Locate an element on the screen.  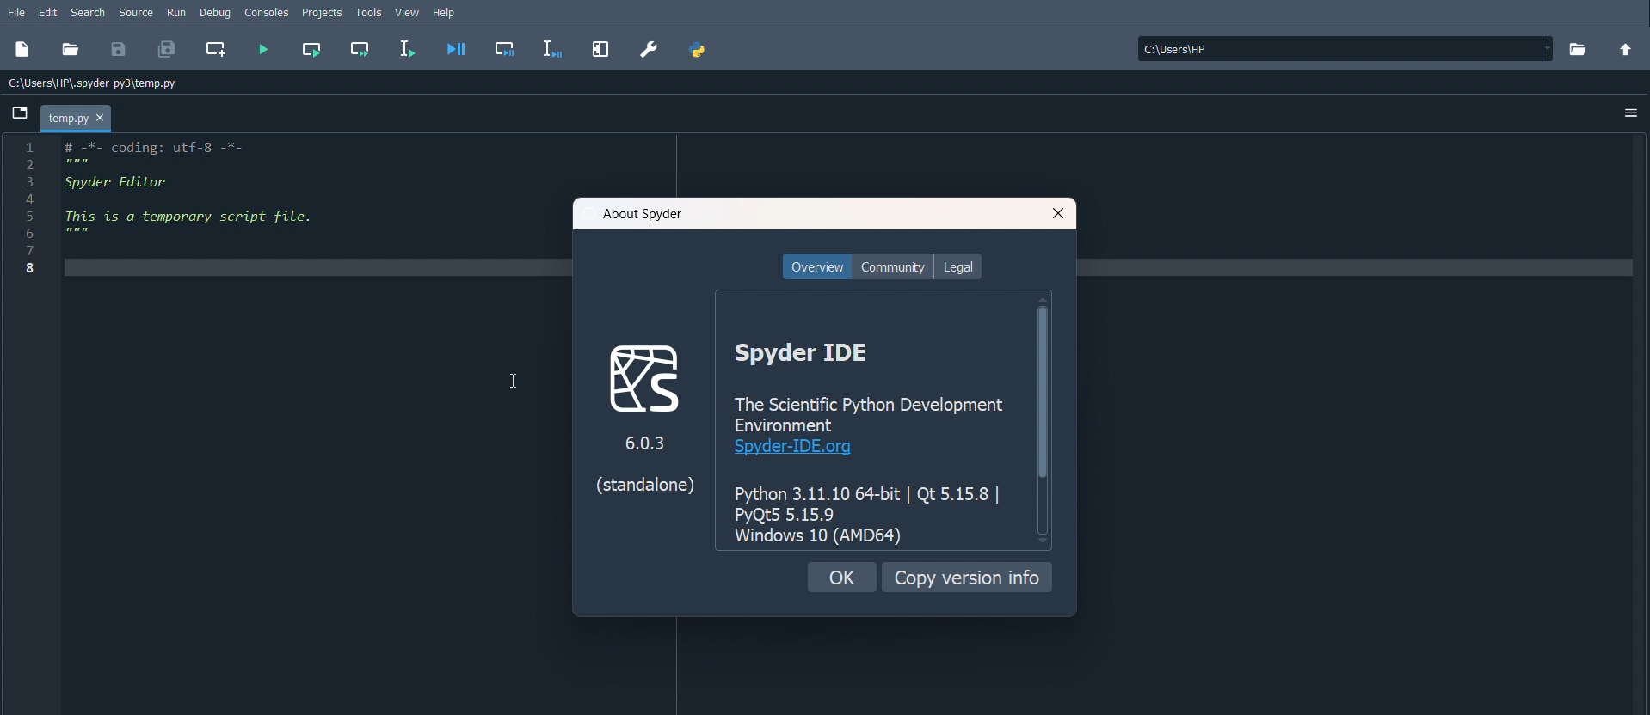
Change to parent directory is located at coordinates (1625, 49).